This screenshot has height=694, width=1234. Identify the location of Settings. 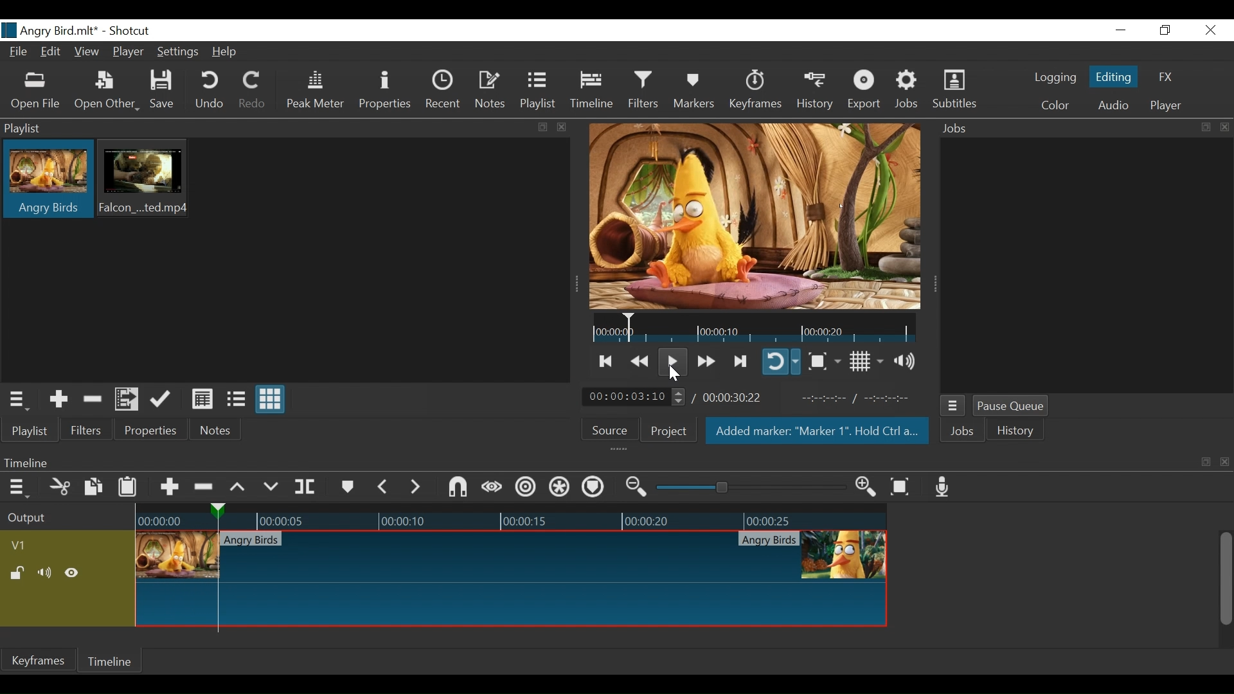
(180, 51).